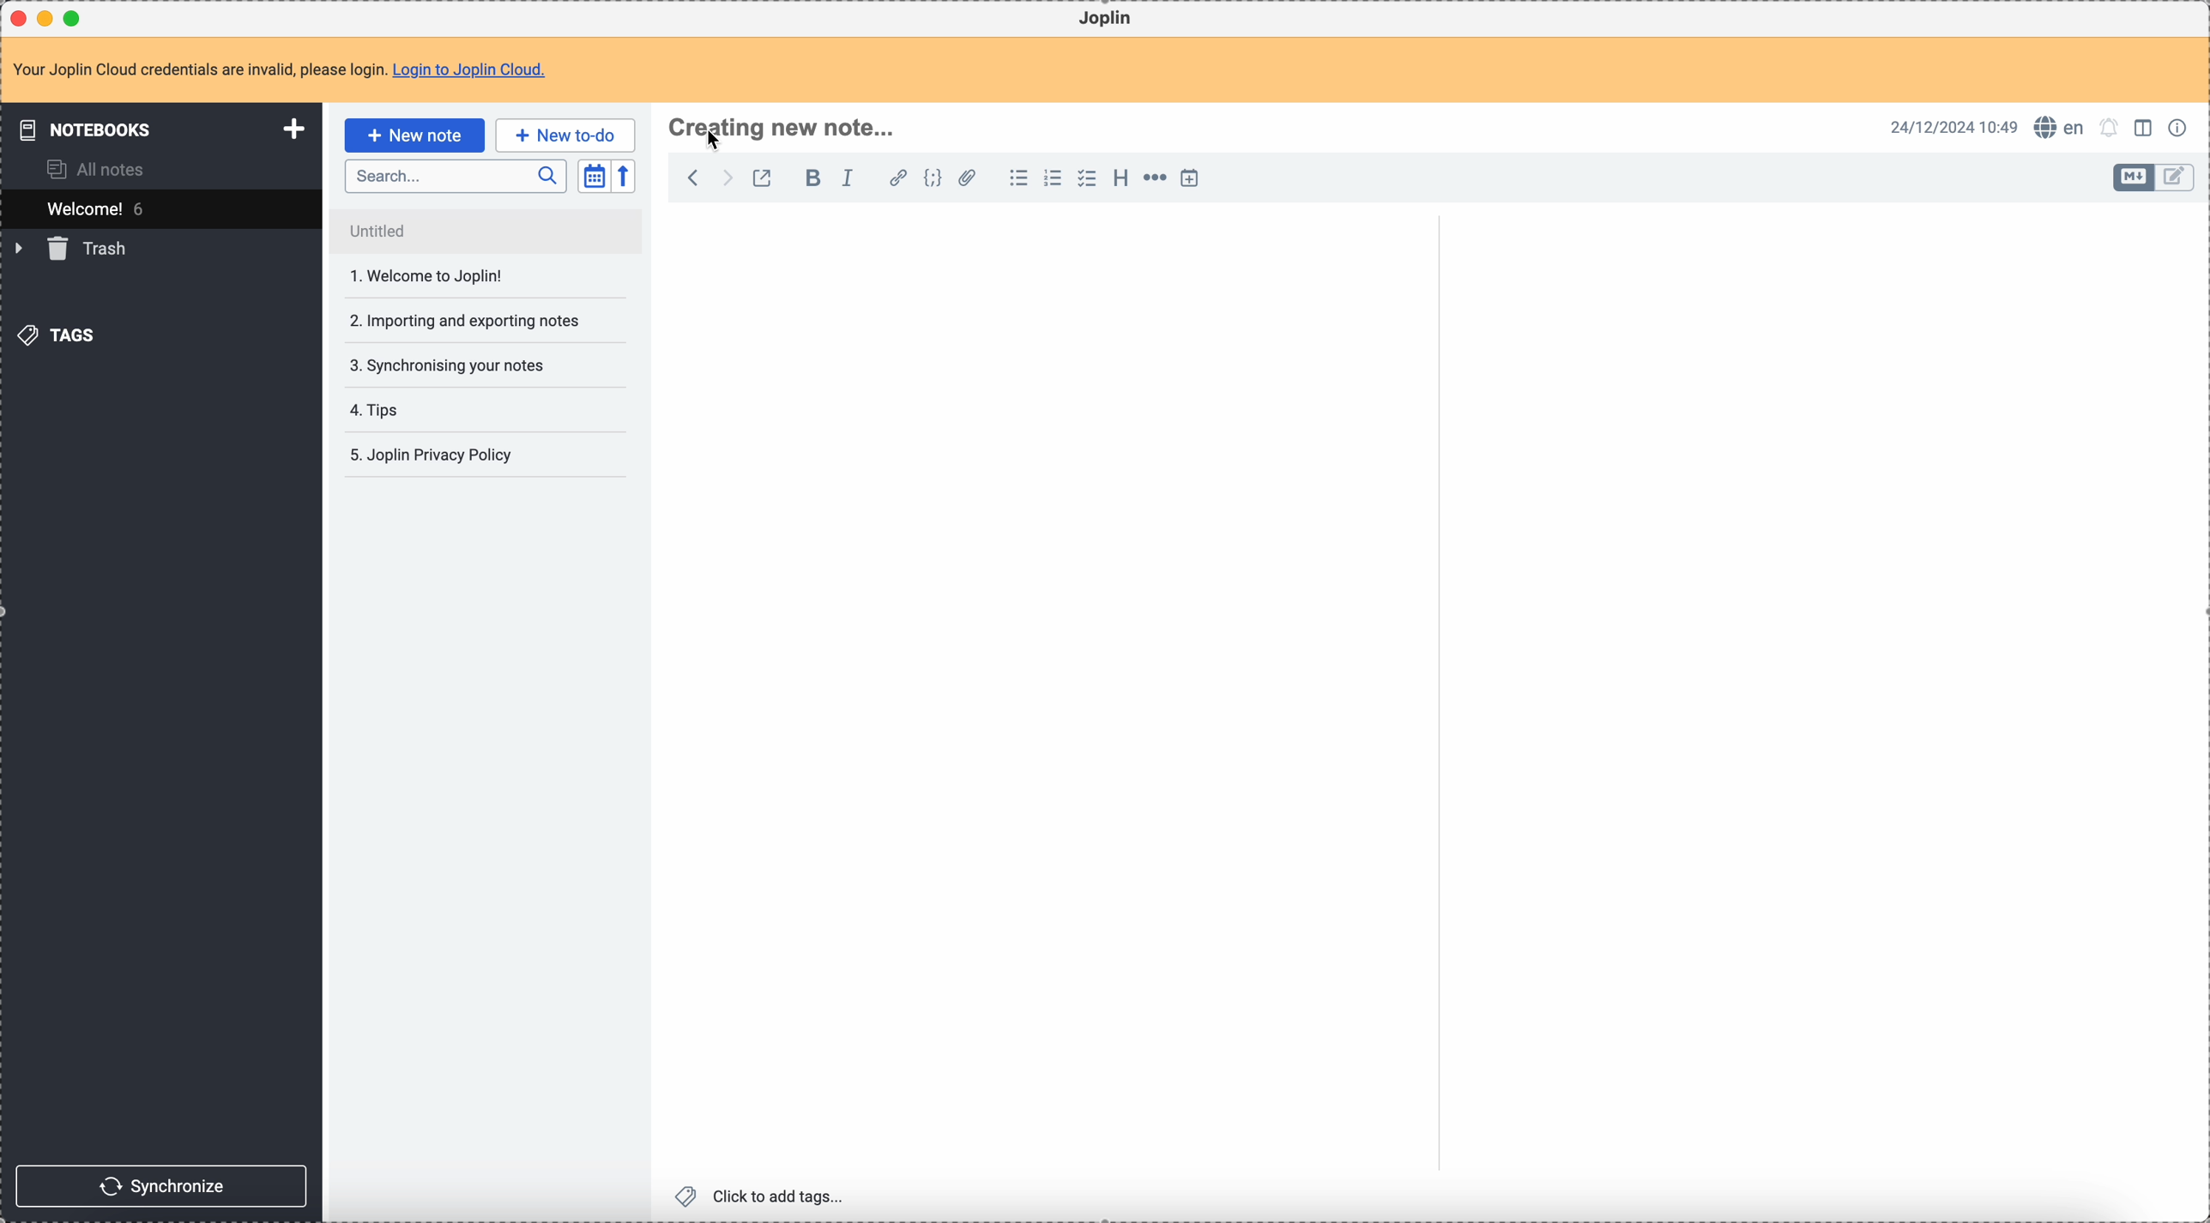 The width and height of the screenshot is (2210, 1223). I want to click on Joplin, so click(1109, 19).